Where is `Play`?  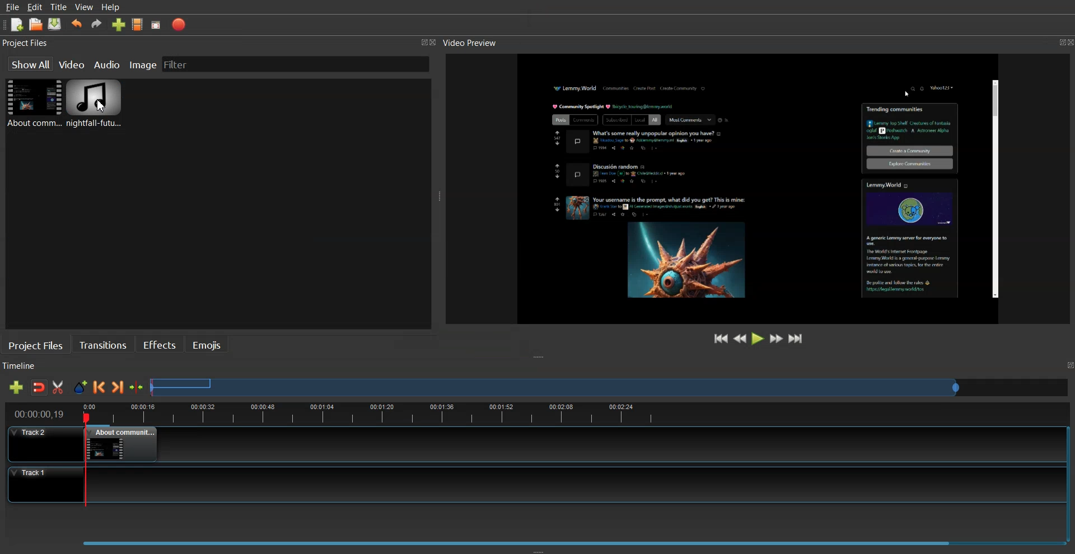
Play is located at coordinates (759, 338).